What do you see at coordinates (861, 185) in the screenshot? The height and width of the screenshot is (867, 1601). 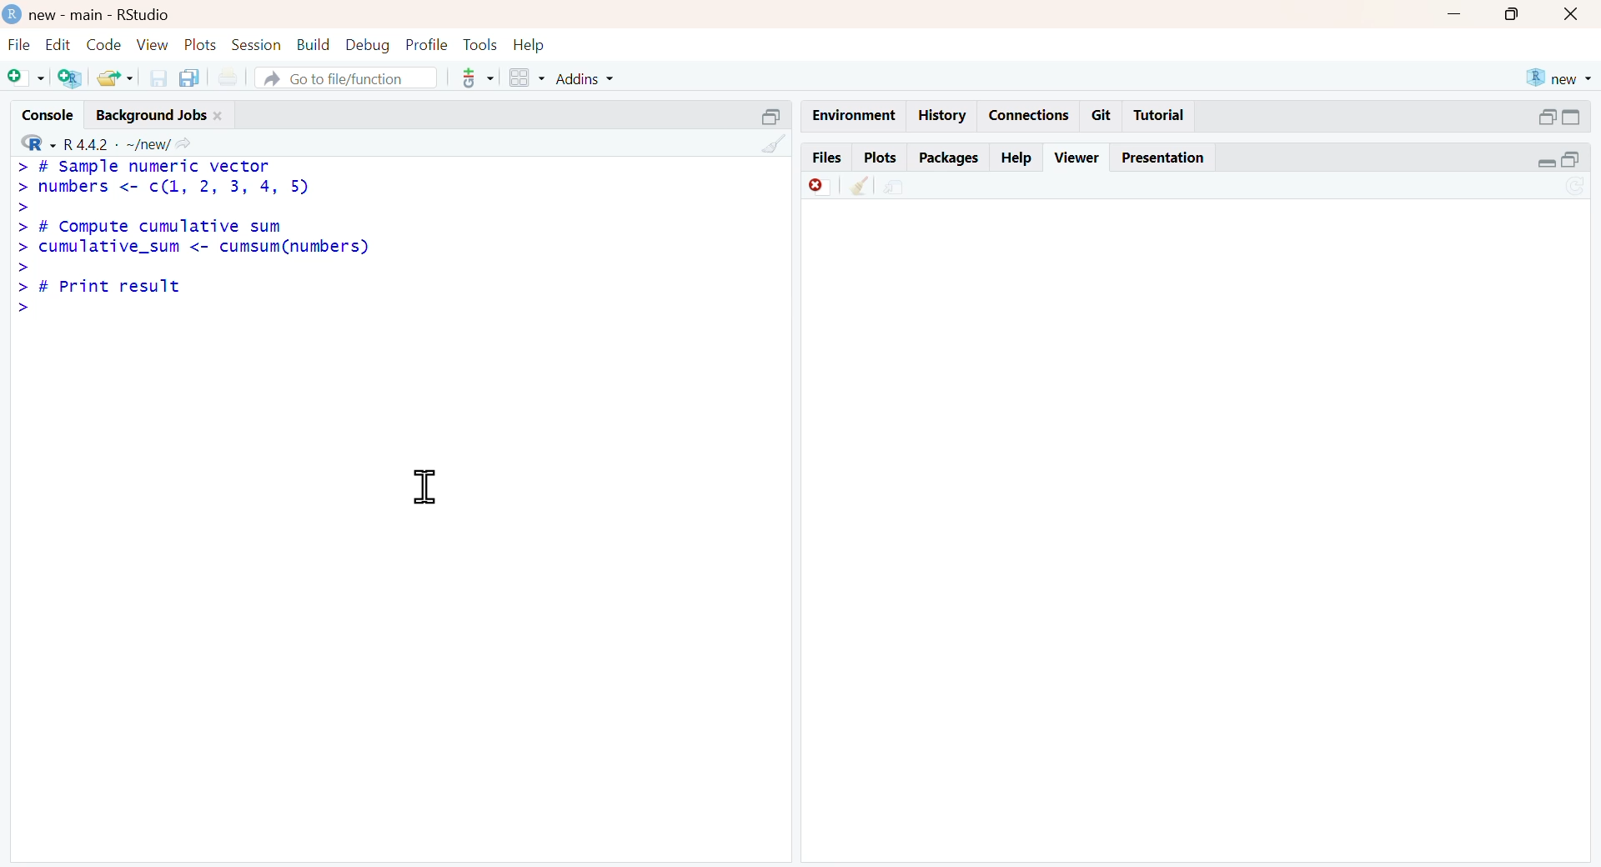 I see `clear console` at bounding box center [861, 185].